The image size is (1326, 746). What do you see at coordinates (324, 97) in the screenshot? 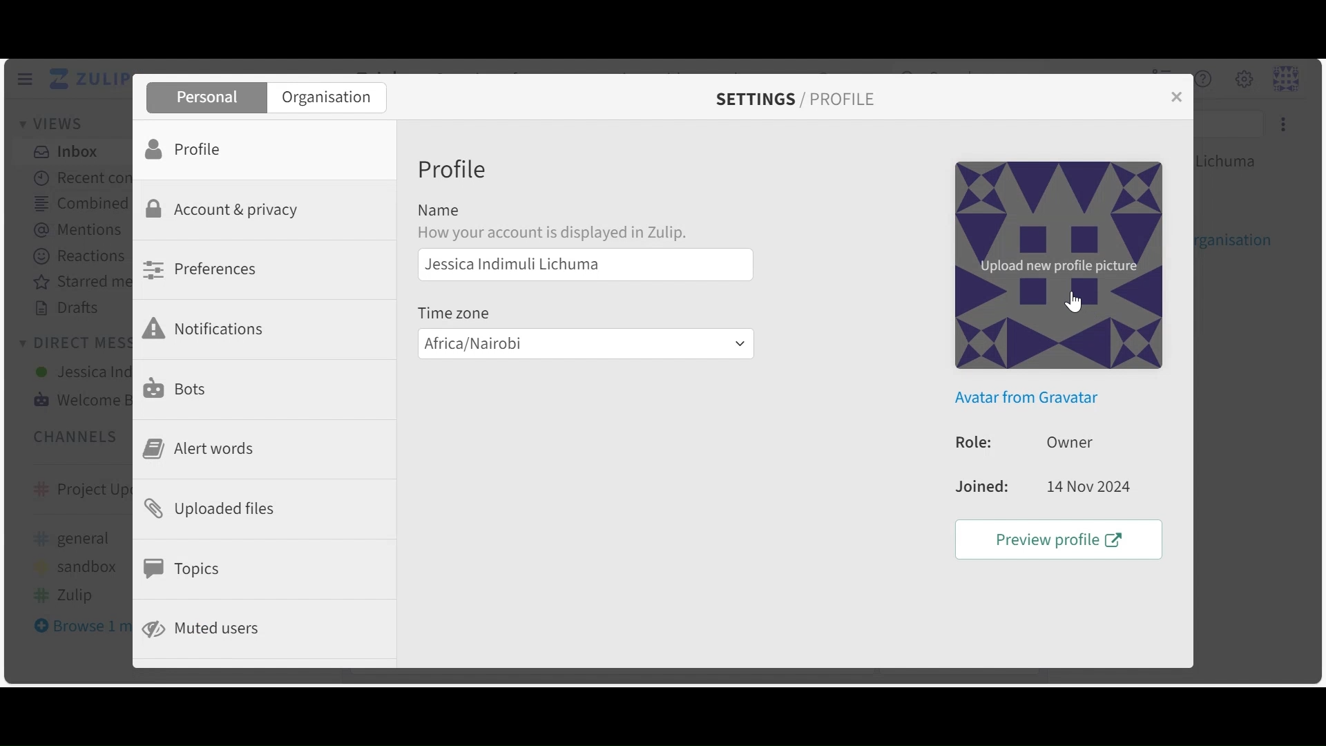
I see `Organisation` at bounding box center [324, 97].